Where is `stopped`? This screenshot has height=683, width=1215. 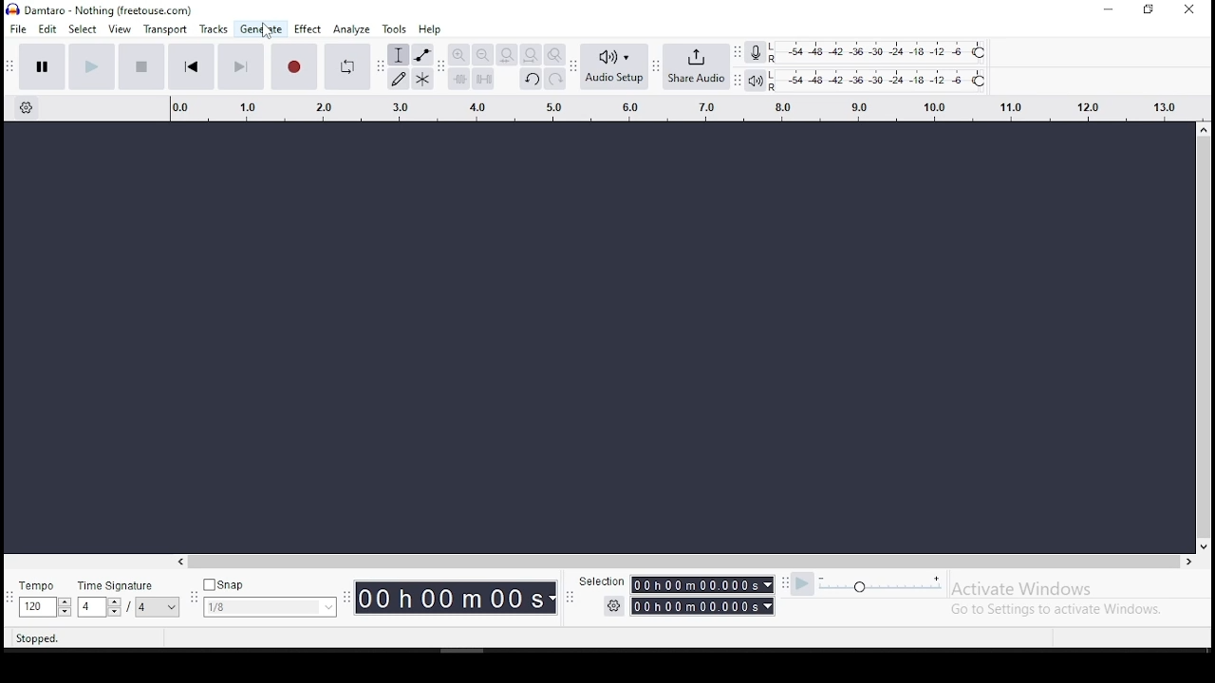
stopped is located at coordinates (35, 639).